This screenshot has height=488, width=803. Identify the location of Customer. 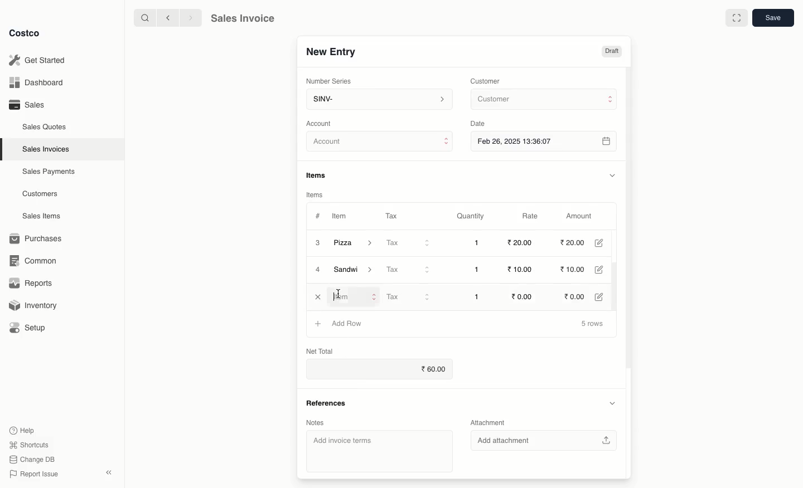
(543, 100).